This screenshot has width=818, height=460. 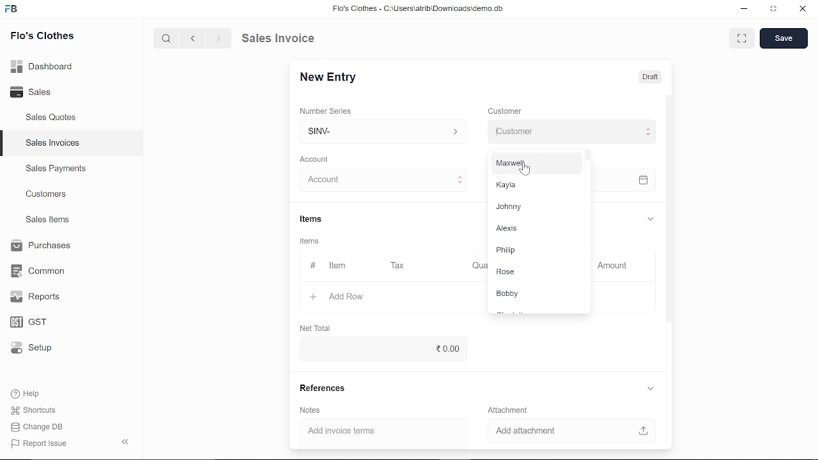 I want to click on Sales, so click(x=36, y=91).